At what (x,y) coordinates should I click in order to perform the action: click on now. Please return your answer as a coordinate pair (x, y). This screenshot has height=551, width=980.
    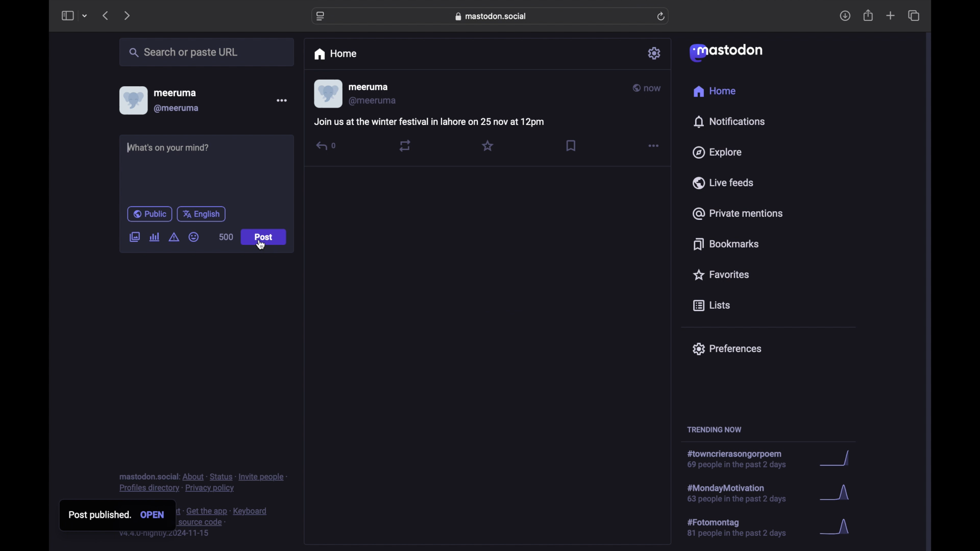
    Looking at the image, I should click on (647, 88).